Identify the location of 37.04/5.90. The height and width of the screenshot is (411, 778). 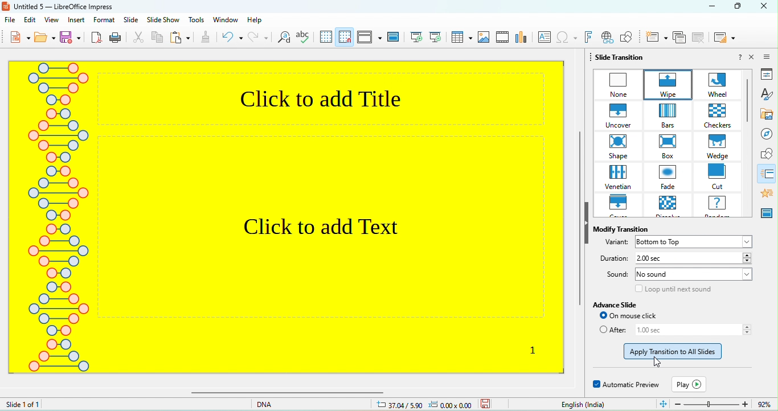
(400, 404).